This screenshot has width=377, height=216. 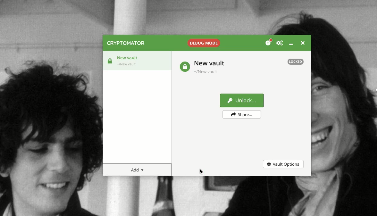 What do you see at coordinates (296, 62) in the screenshot?
I see `Locked` at bounding box center [296, 62].